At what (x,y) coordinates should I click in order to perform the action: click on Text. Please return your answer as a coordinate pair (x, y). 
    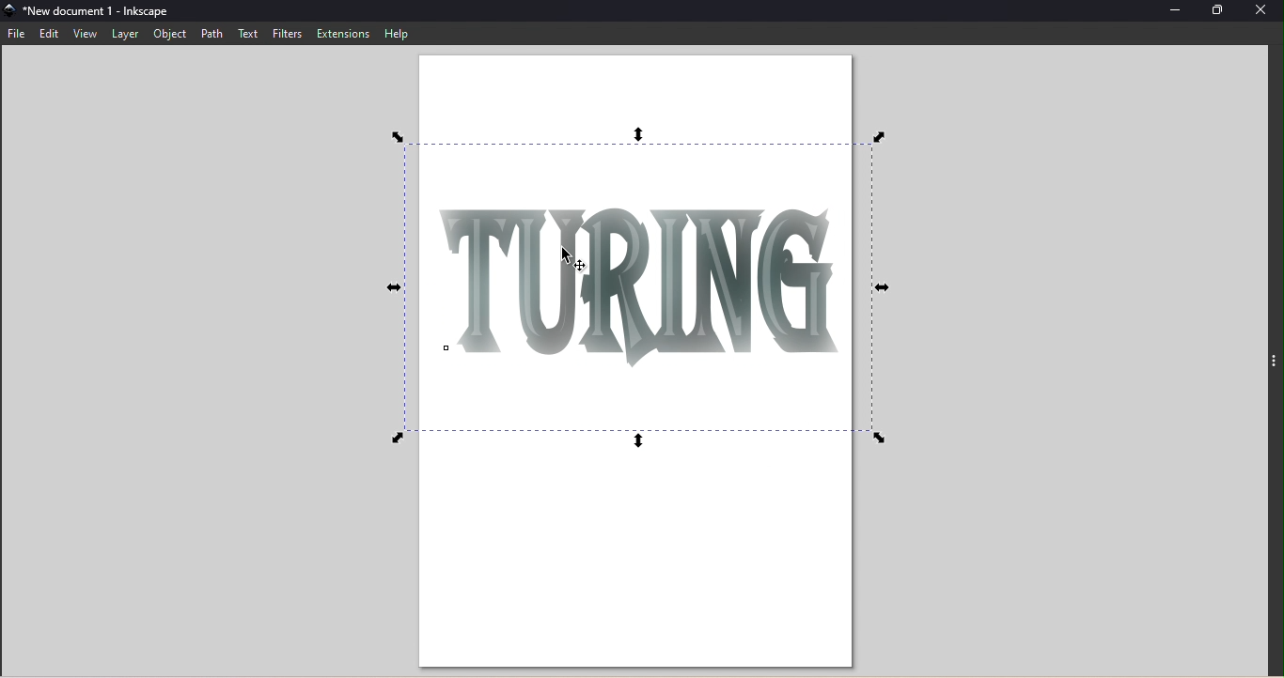
    Looking at the image, I should click on (246, 33).